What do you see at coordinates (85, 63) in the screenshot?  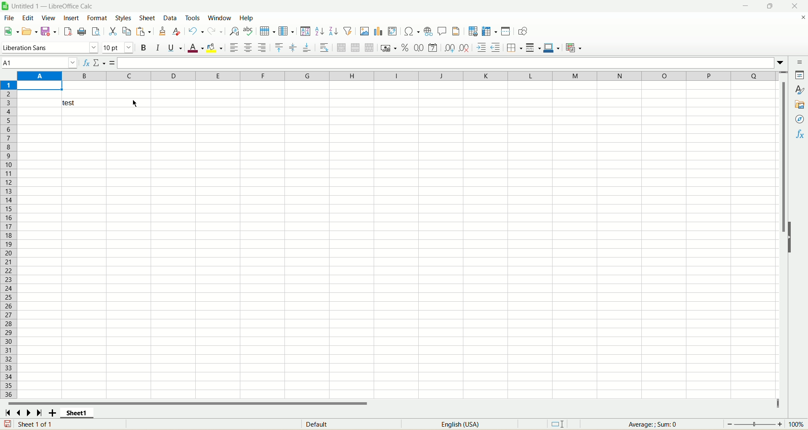 I see `function wizard` at bounding box center [85, 63].